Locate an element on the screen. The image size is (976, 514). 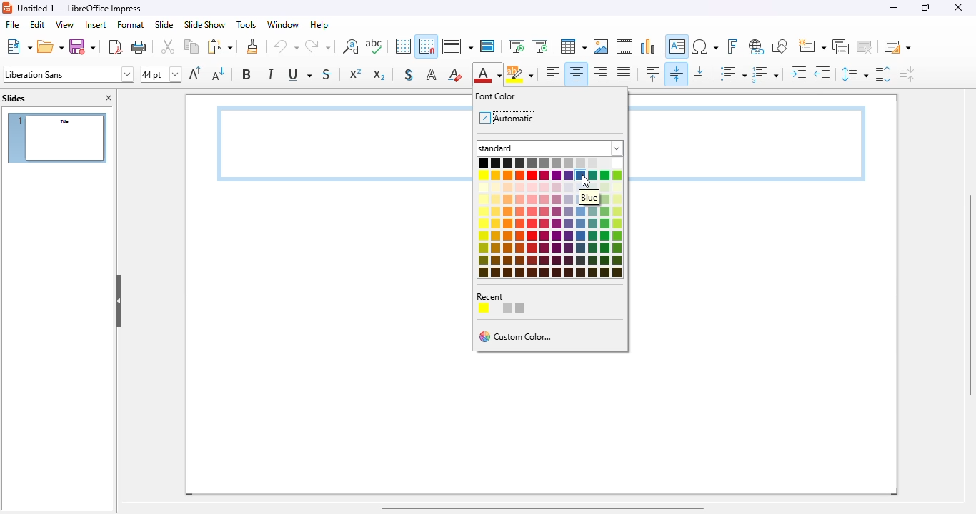
align center is located at coordinates (576, 74).